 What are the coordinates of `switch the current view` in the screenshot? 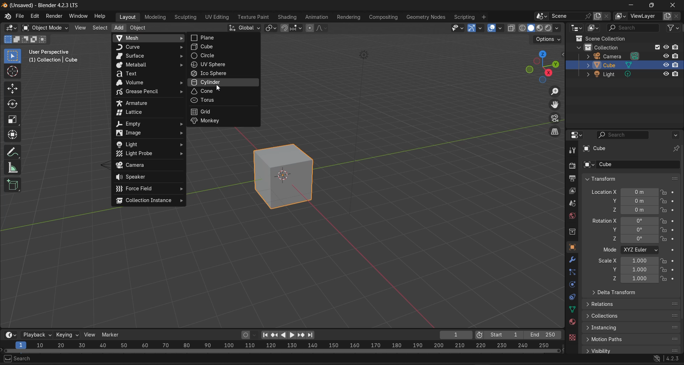 It's located at (554, 131).